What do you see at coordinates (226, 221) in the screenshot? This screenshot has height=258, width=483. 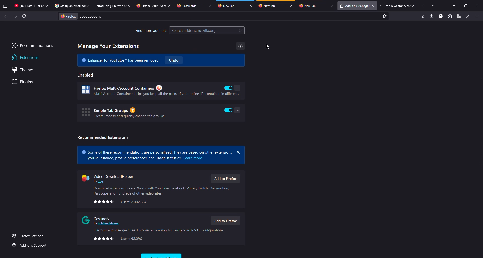 I see `add to firefox` at bounding box center [226, 221].